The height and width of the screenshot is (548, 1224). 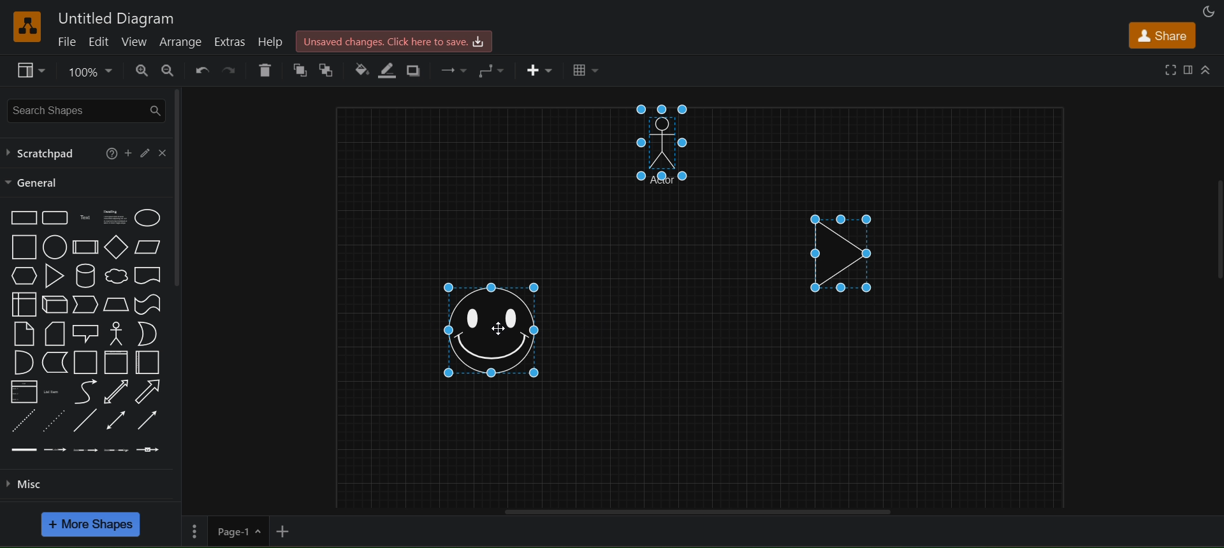 I want to click on zoom in, so click(x=140, y=71).